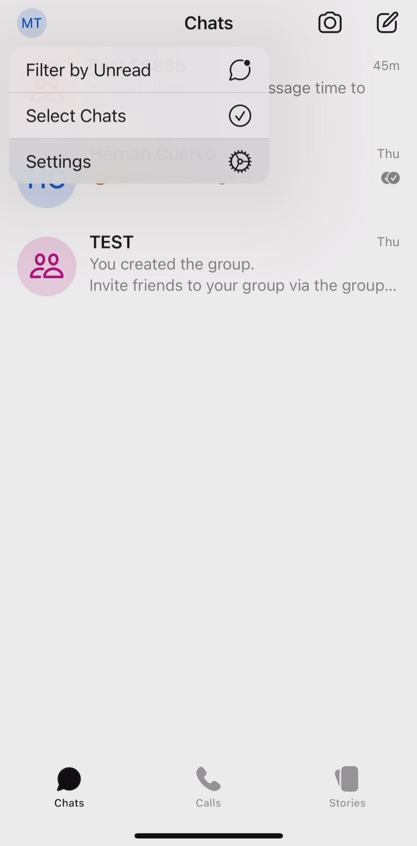 This screenshot has height=846, width=417. Describe the element at coordinates (208, 24) in the screenshot. I see `chats` at that location.